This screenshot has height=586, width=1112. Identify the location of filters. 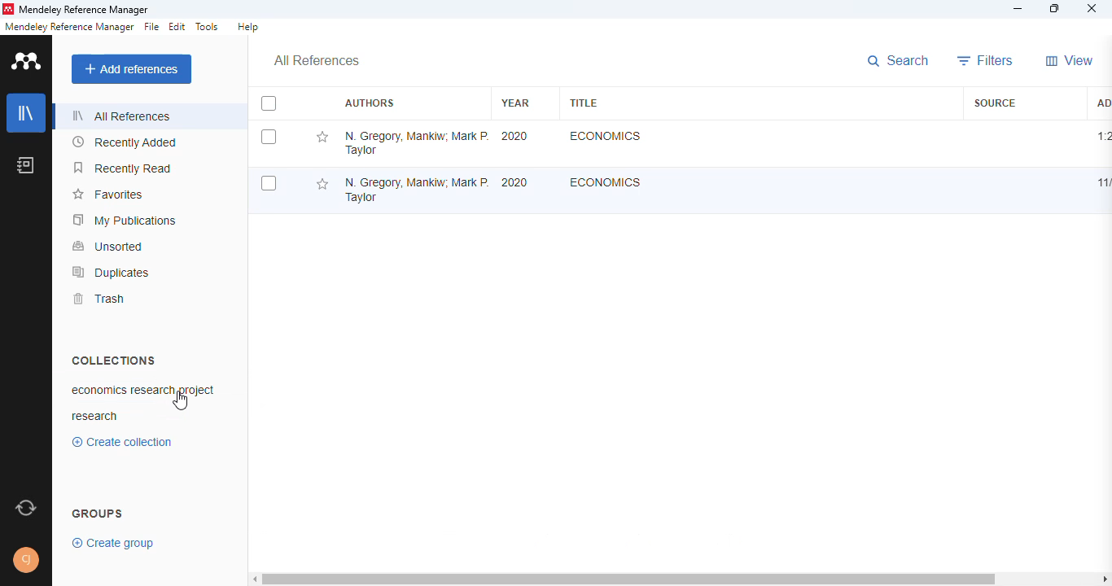
(986, 60).